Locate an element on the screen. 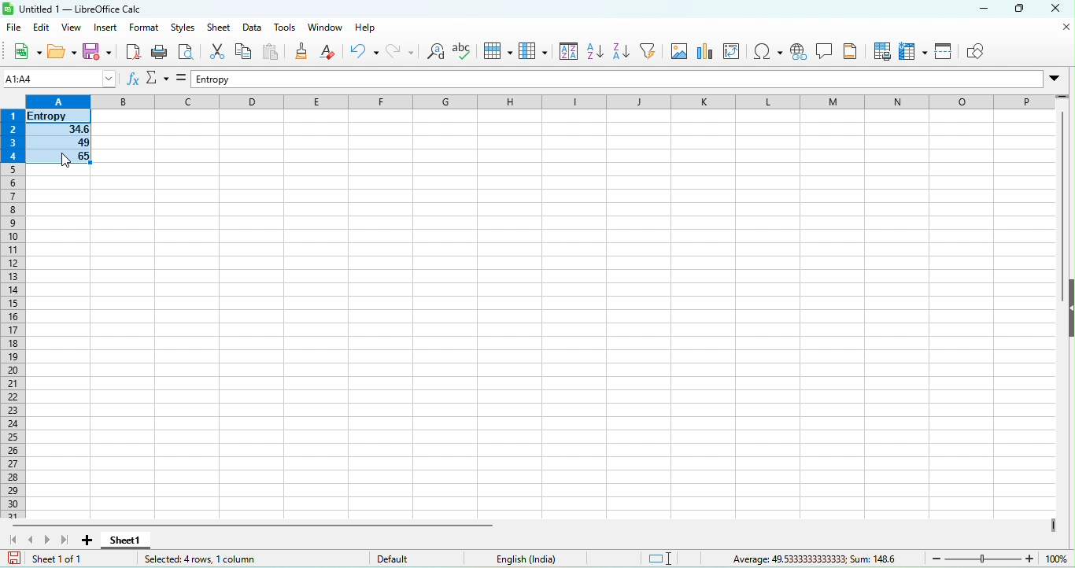 This screenshot has width=1075, height=568. minimize is located at coordinates (982, 10).